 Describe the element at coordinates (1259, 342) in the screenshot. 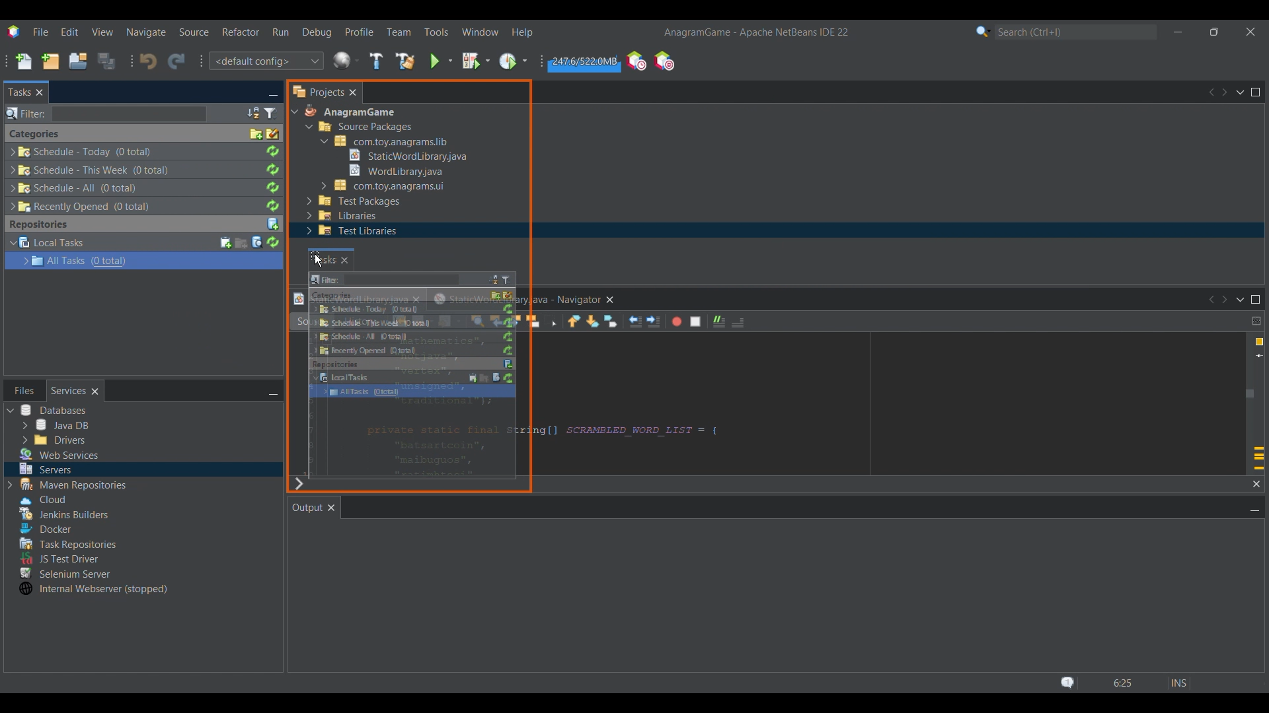

I see `4 warnings ` at that location.